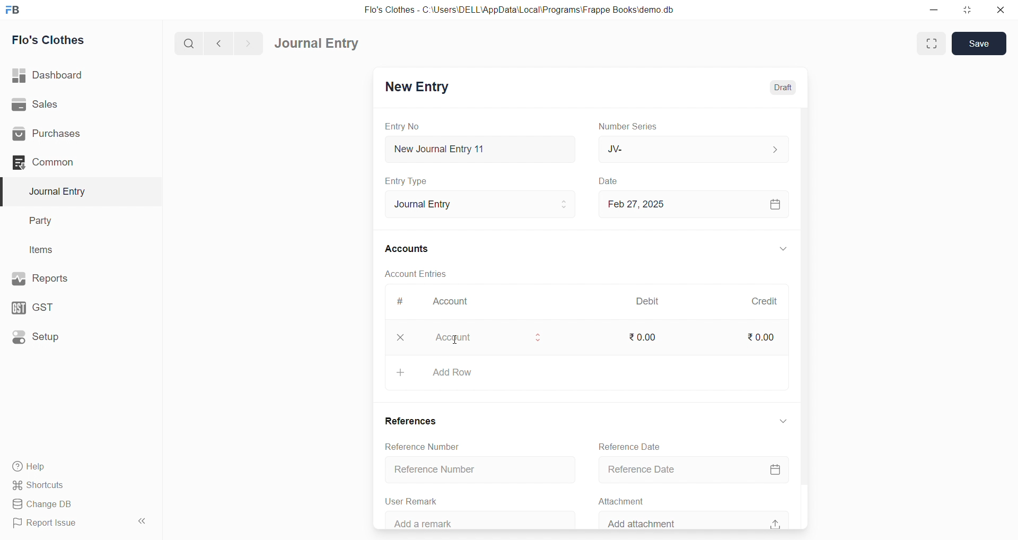  What do you see at coordinates (420, 447) in the screenshot?
I see `Reference Number` at bounding box center [420, 447].